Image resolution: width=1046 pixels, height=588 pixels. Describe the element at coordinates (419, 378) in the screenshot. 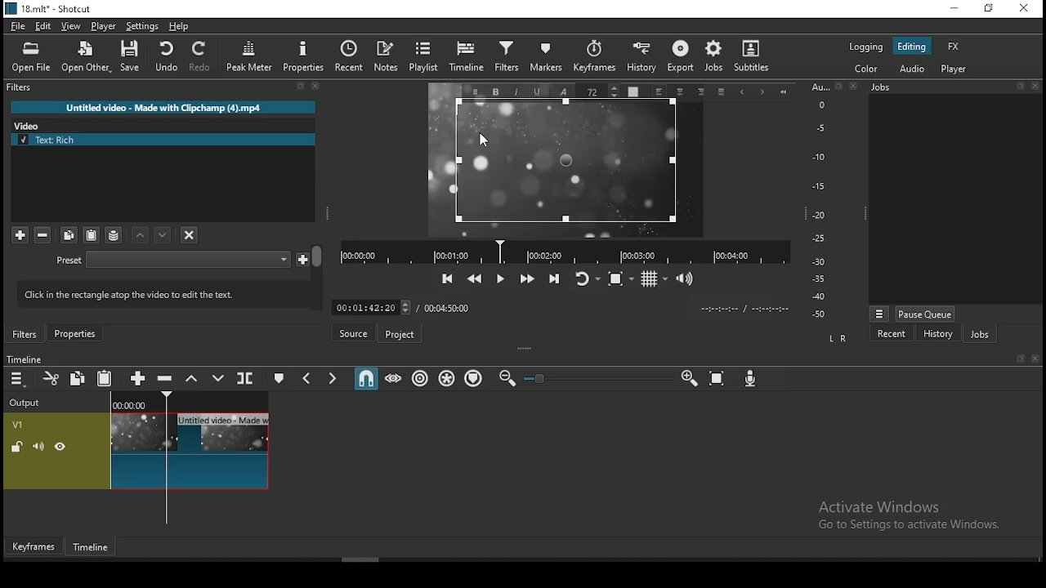

I see `ripple` at that location.